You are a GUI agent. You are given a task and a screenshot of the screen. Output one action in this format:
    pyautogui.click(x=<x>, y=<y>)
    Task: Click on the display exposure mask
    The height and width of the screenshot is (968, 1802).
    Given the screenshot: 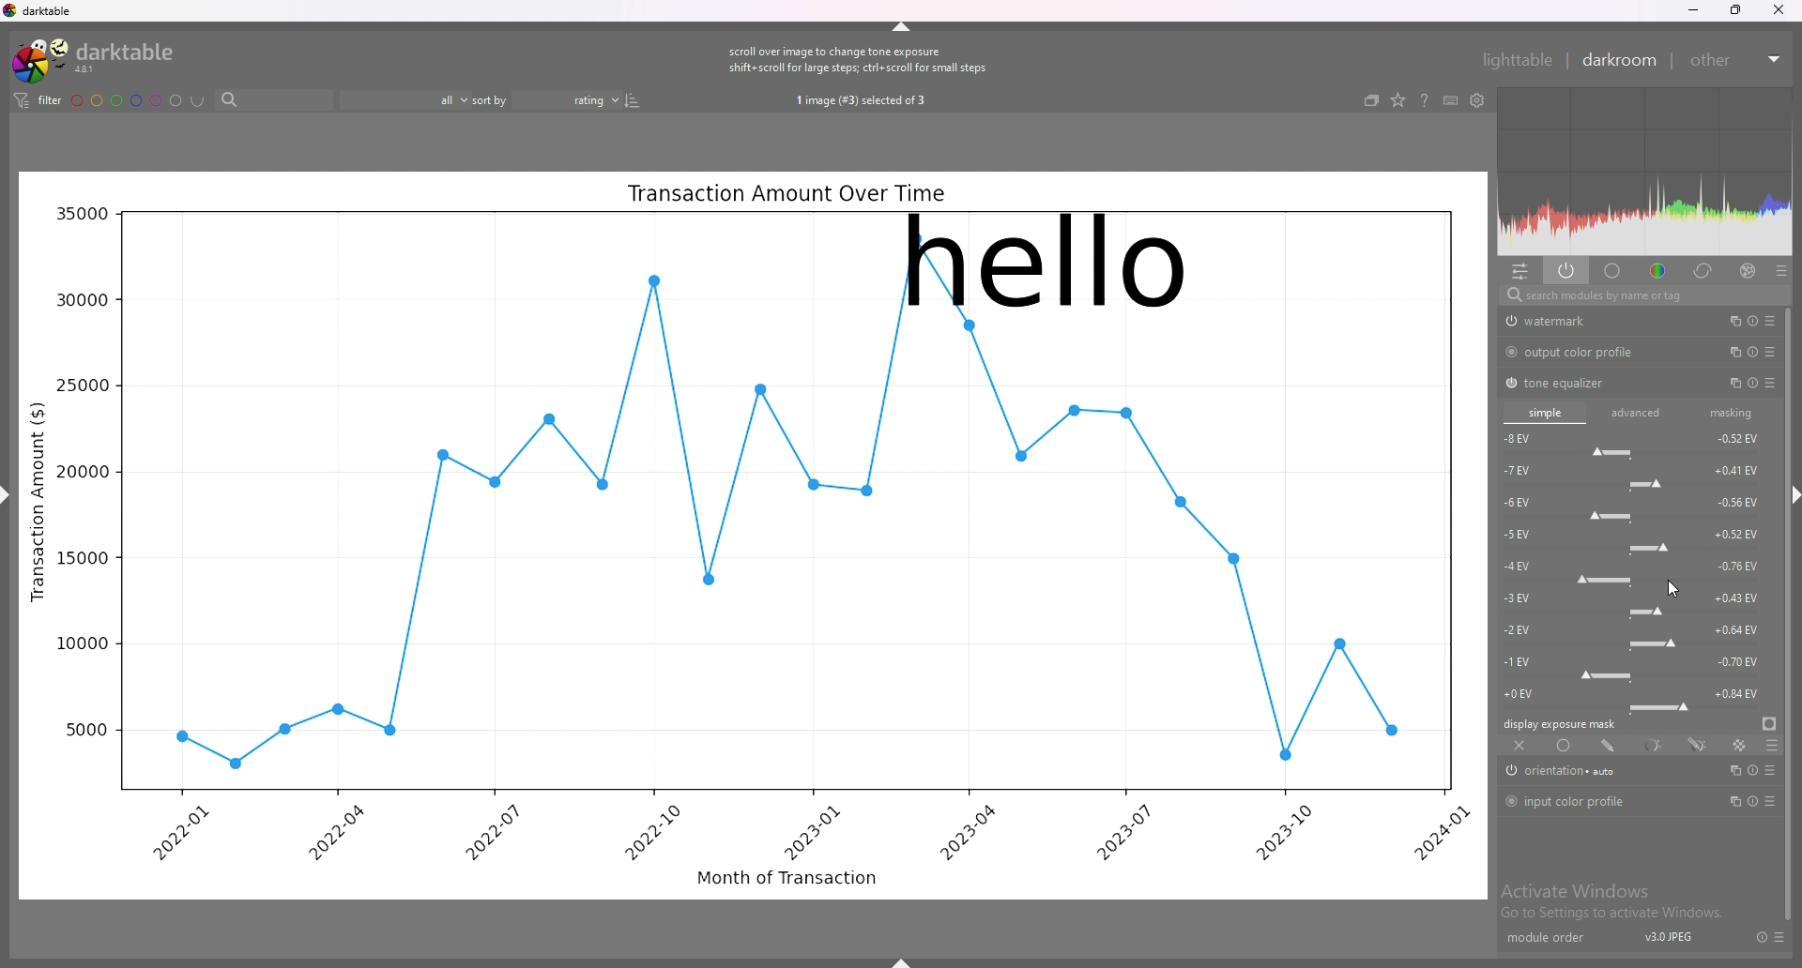 What is the action you would take?
    pyautogui.click(x=1561, y=723)
    